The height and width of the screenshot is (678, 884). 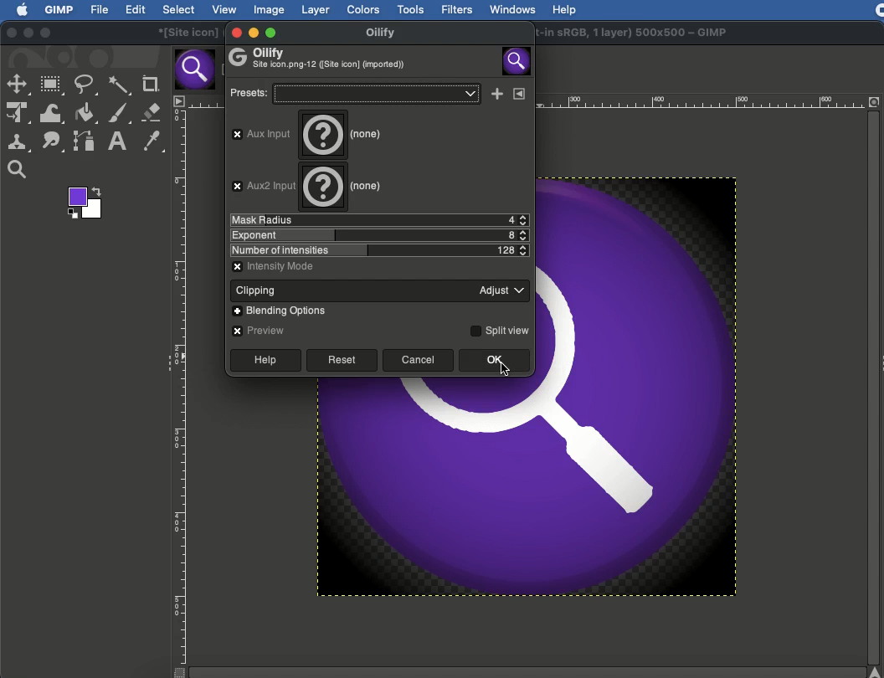 I want to click on Reset, so click(x=342, y=360).